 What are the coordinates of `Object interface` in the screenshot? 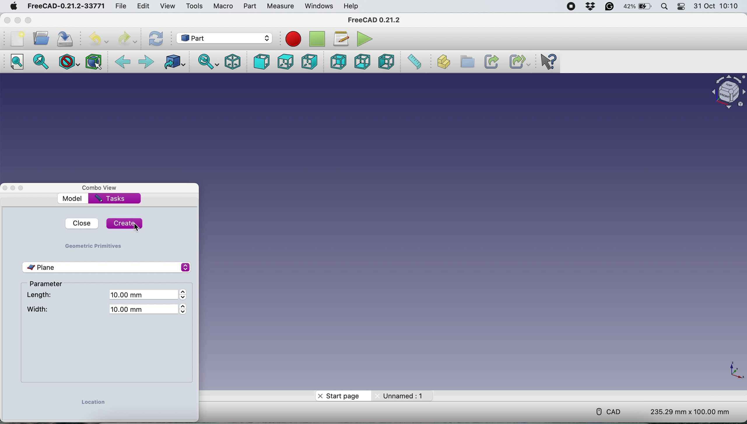 It's located at (727, 94).